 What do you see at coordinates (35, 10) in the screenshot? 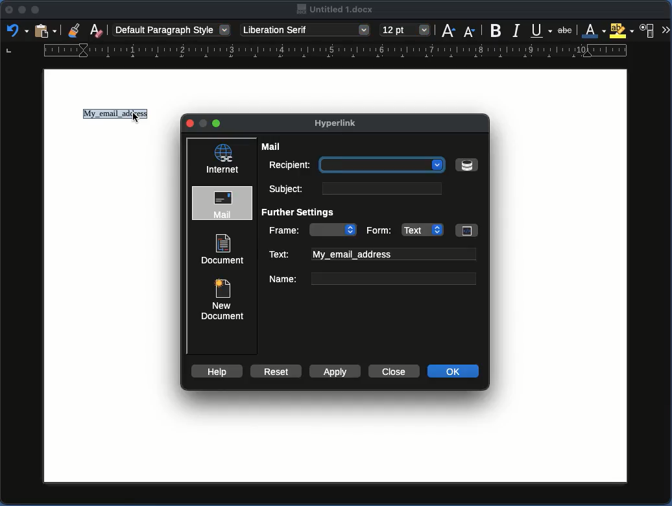
I see `Maximize` at bounding box center [35, 10].